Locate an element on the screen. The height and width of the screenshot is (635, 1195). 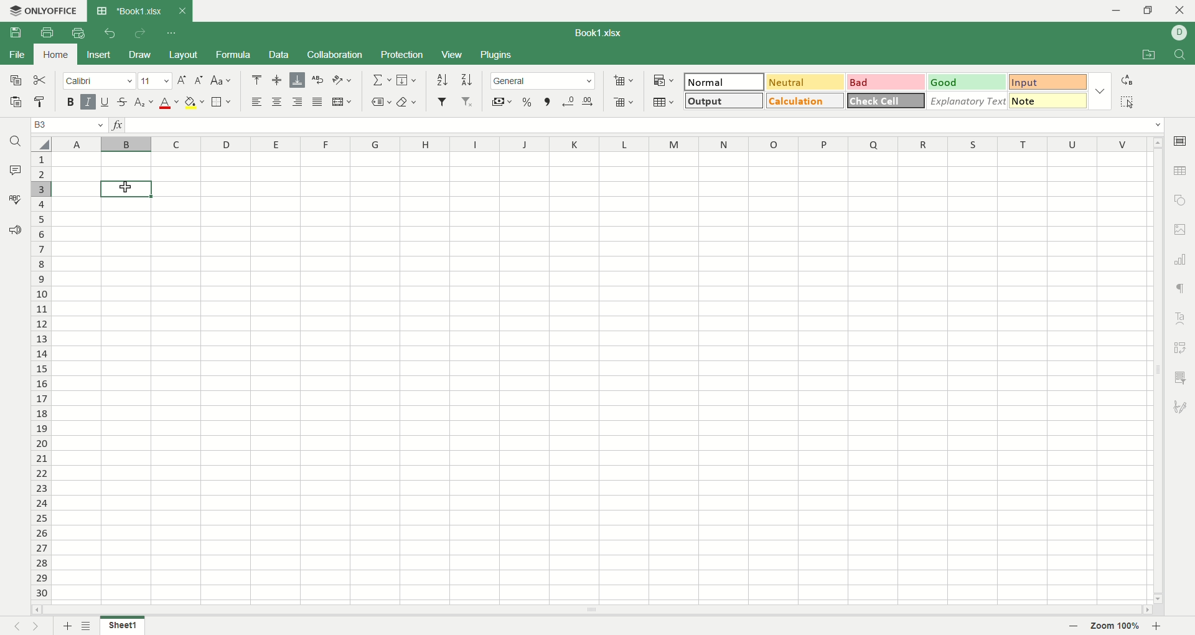
justified is located at coordinates (316, 101).